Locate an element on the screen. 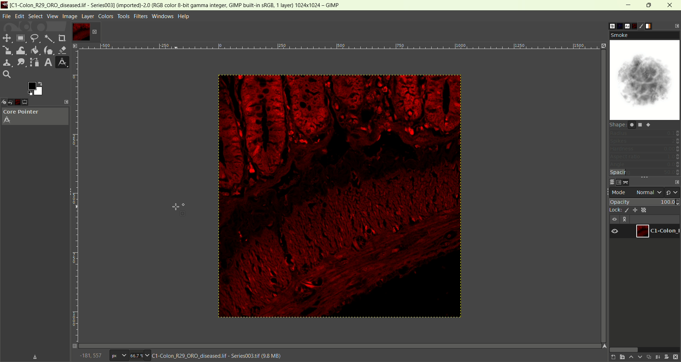 This screenshot has width=681, height=362. smudge tool is located at coordinates (20, 62).